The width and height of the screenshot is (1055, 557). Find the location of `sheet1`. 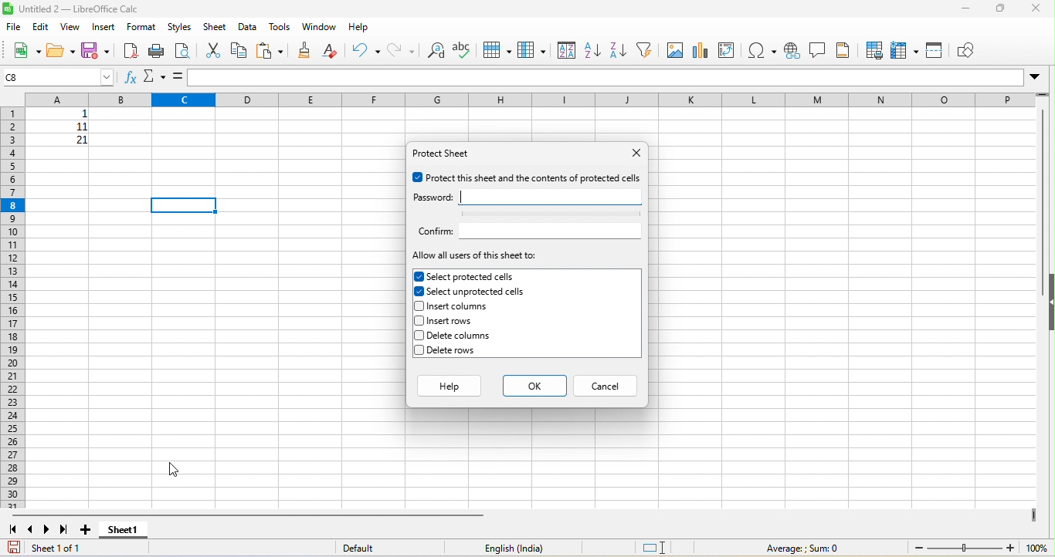

sheet1 is located at coordinates (139, 530).